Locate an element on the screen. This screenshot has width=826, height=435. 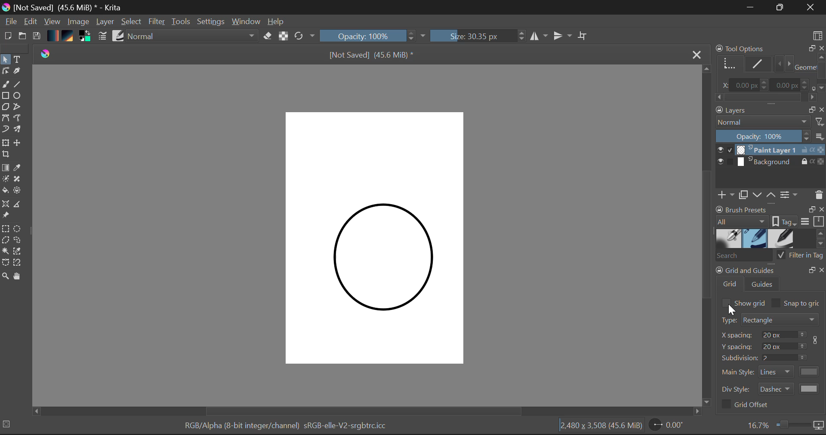
Lock Alpha is located at coordinates (283, 37).